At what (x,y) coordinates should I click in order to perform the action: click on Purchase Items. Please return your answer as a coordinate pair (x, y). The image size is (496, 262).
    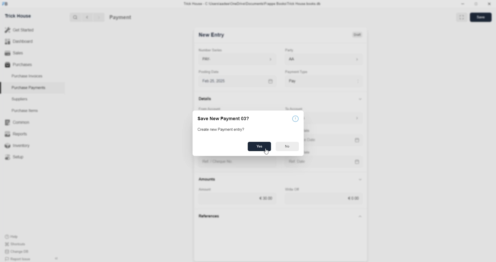
    Looking at the image, I should click on (26, 110).